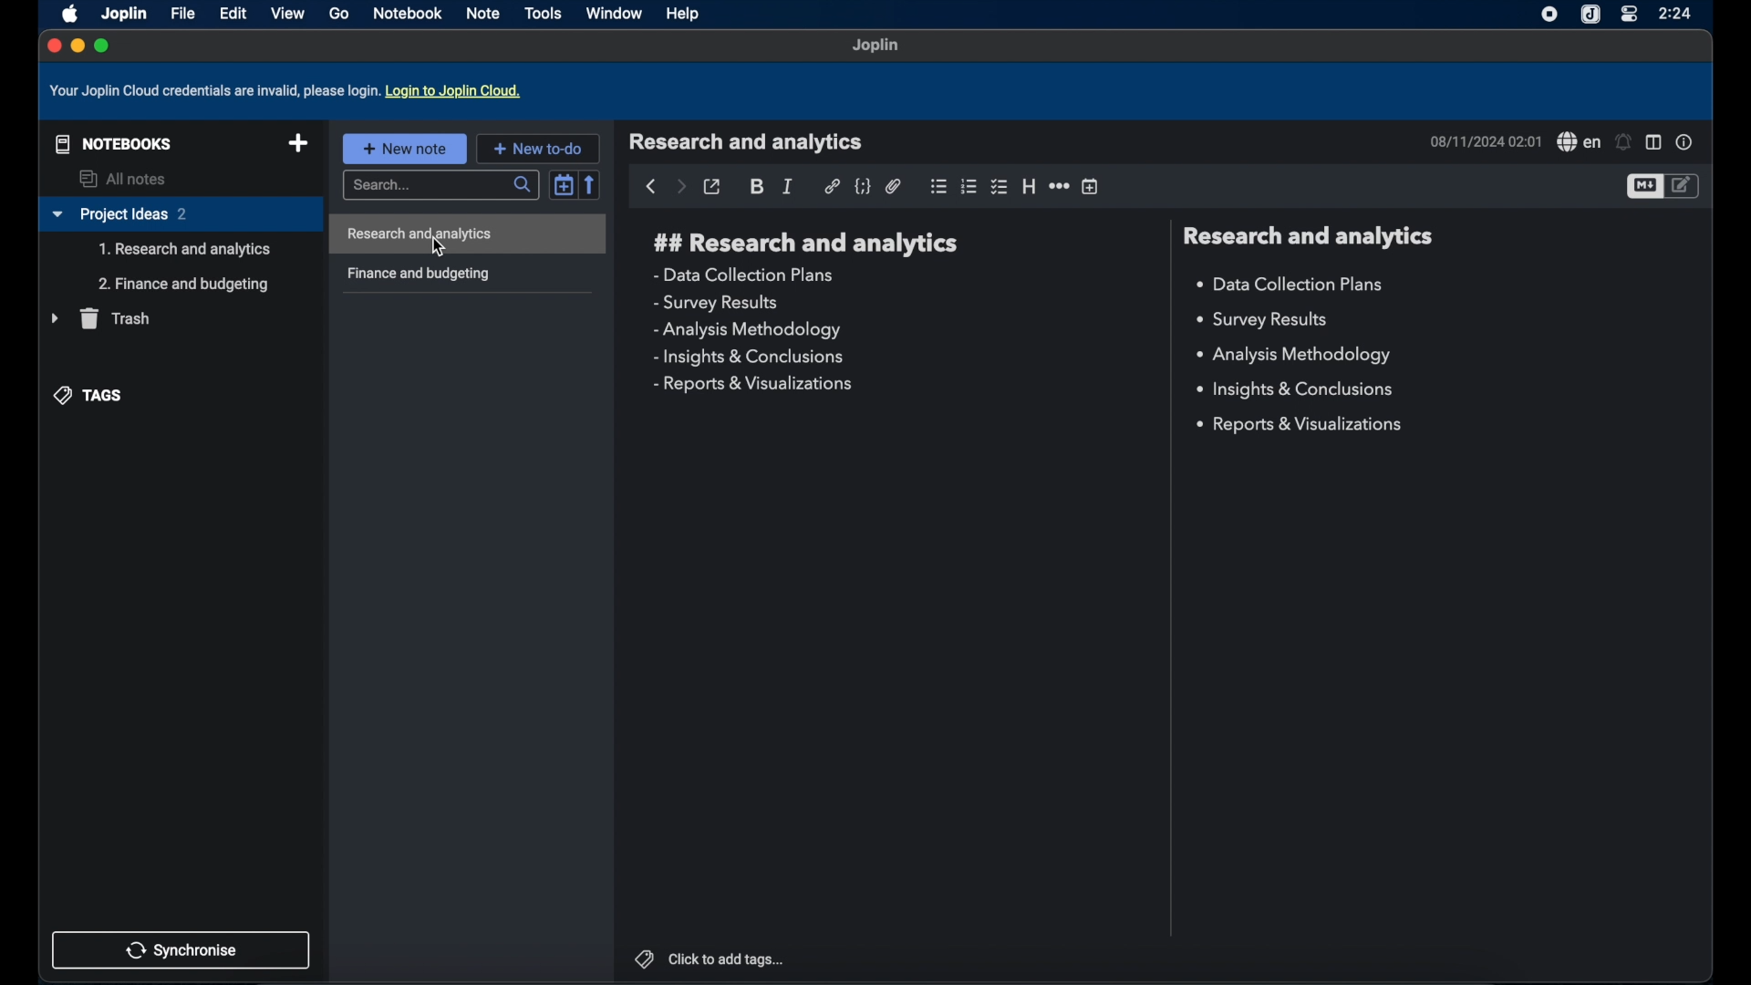  Describe the element at coordinates (538, 148) in the screenshot. I see `new to-do` at that location.